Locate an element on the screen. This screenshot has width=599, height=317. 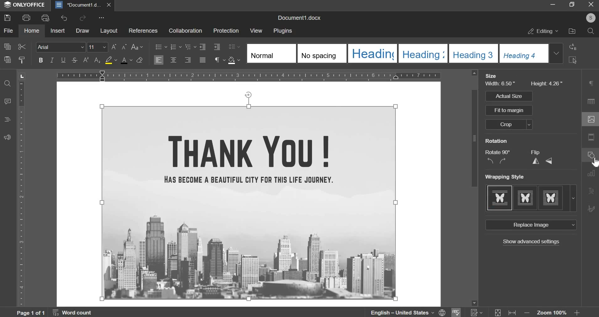
strikethrough is located at coordinates (75, 60).